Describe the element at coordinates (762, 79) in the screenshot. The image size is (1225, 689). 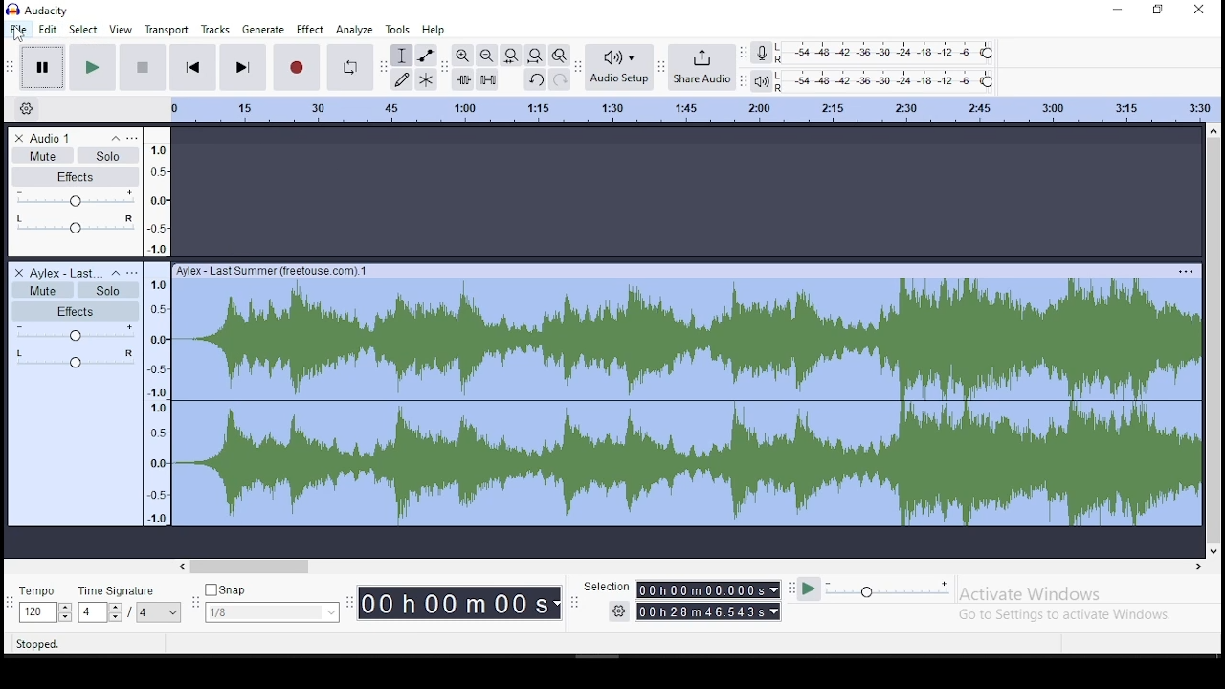
I see `playback meter` at that location.